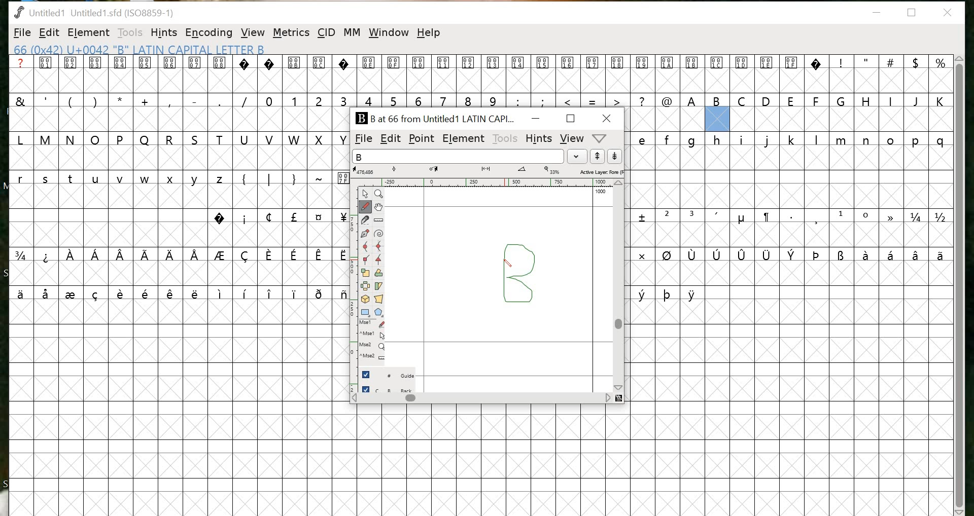  I want to click on Knife, so click(366, 222).